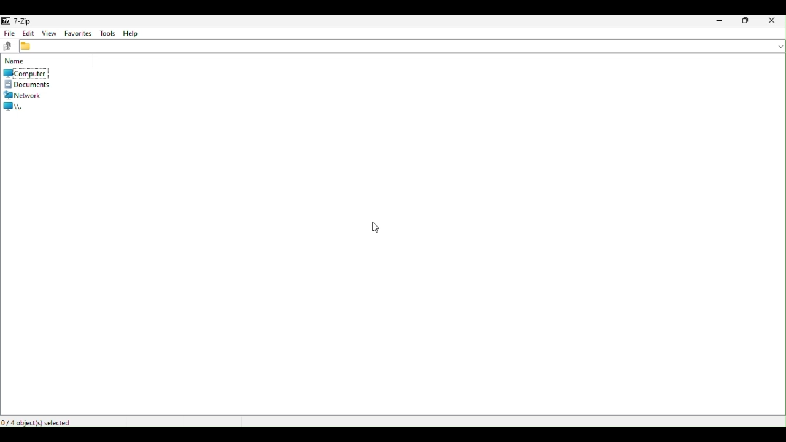 Image resolution: width=786 pixels, height=442 pixels. I want to click on Tools, so click(107, 34).